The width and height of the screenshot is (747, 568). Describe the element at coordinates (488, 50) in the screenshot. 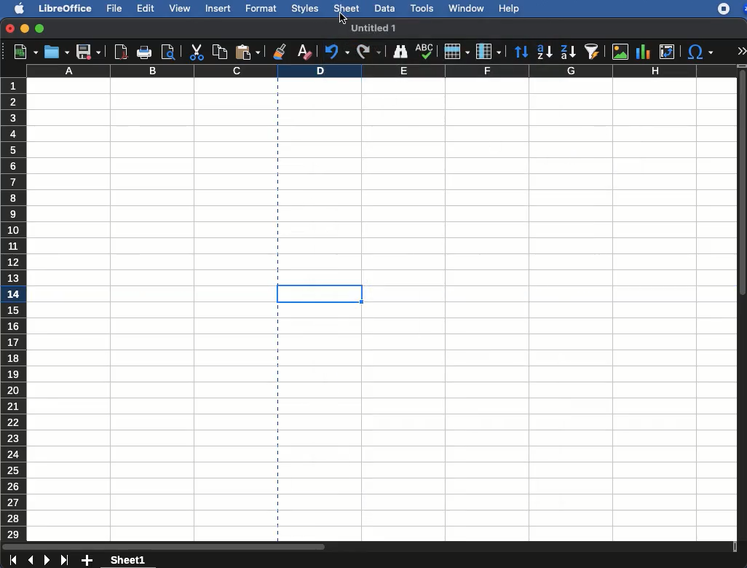

I see `column` at that location.